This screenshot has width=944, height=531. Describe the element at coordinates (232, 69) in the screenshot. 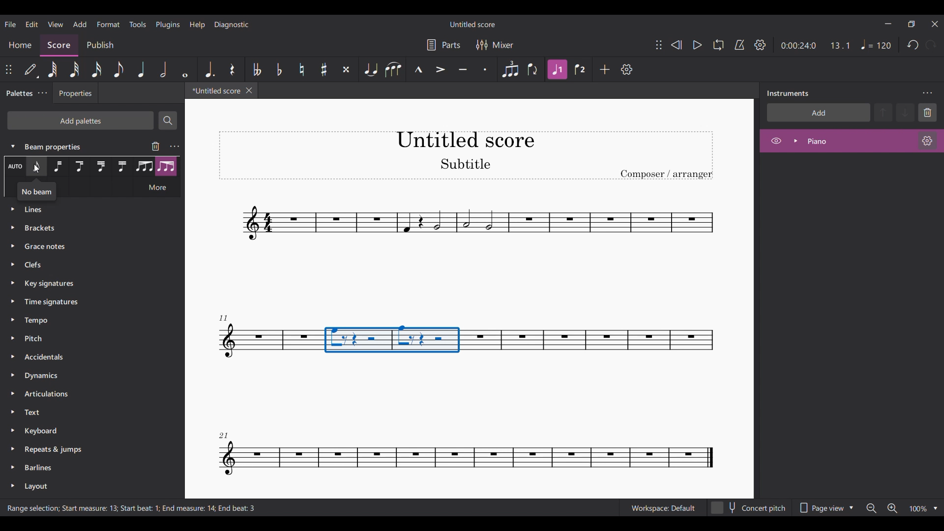

I see `Rest` at that location.